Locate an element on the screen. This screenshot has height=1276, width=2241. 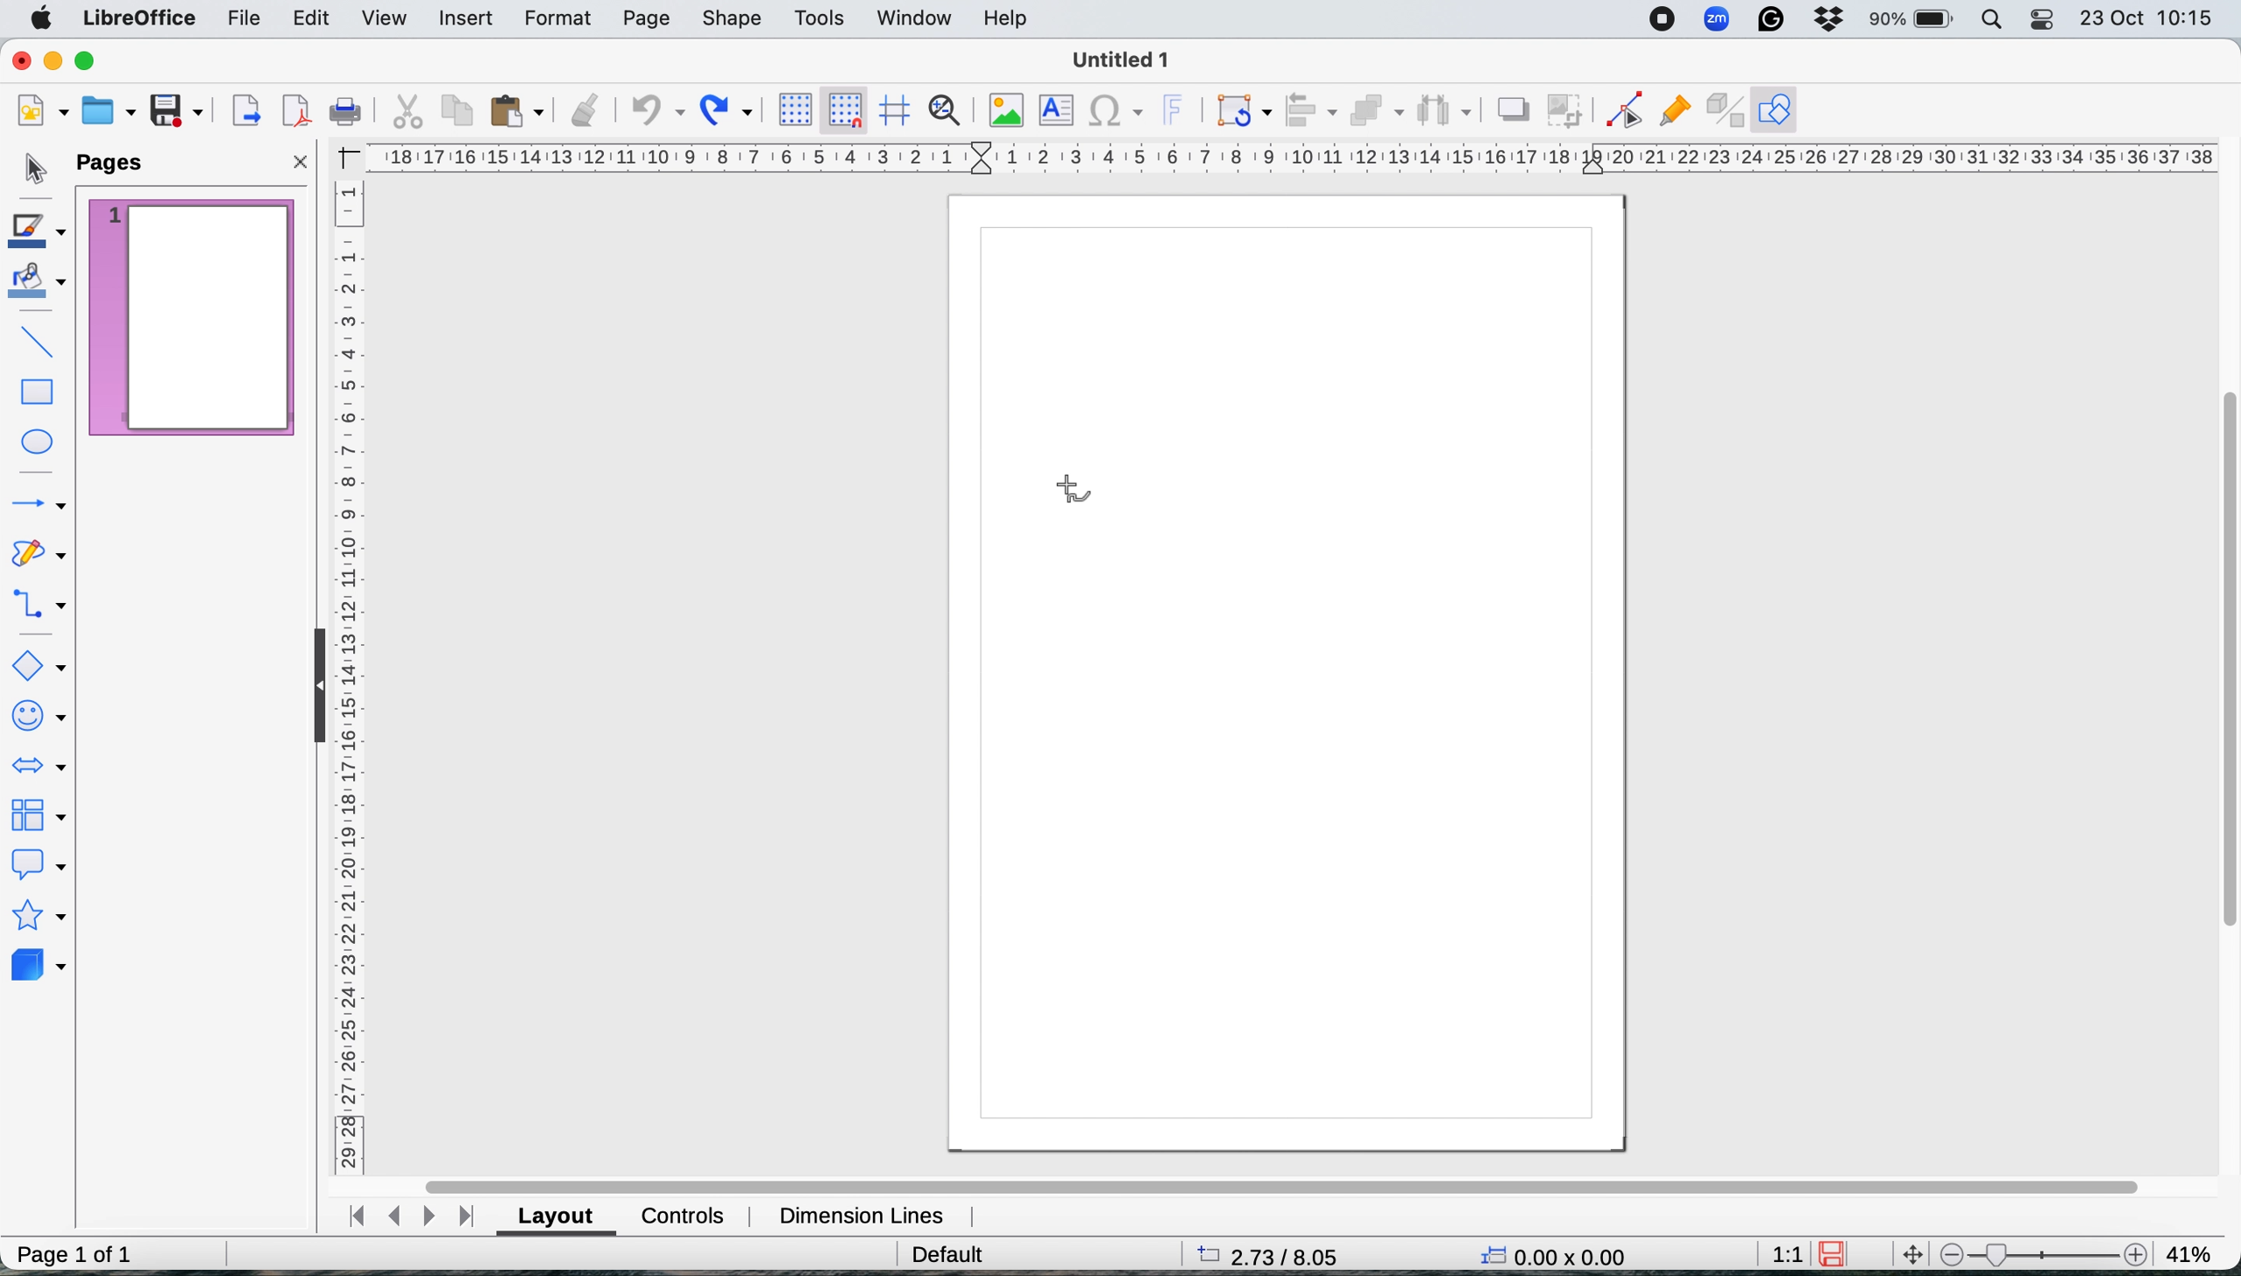
tools is located at coordinates (824, 18).